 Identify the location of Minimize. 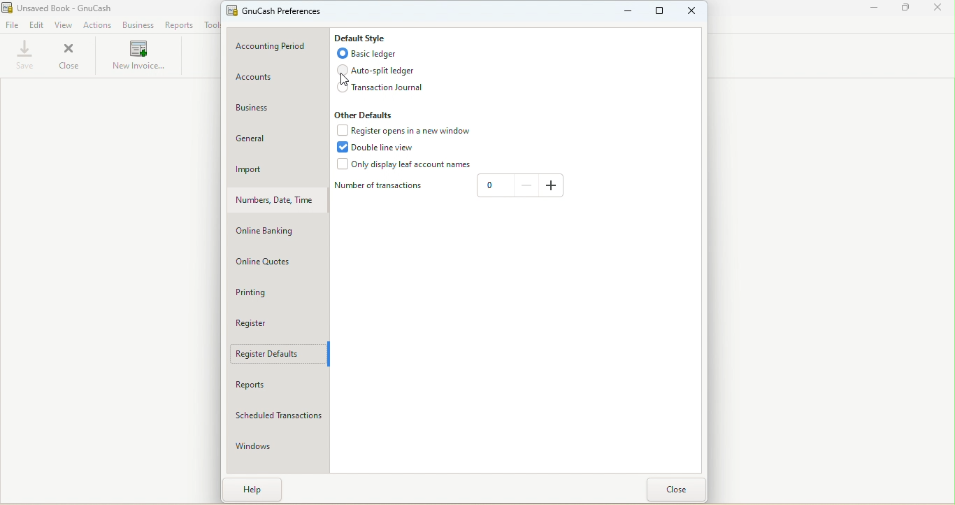
(876, 8).